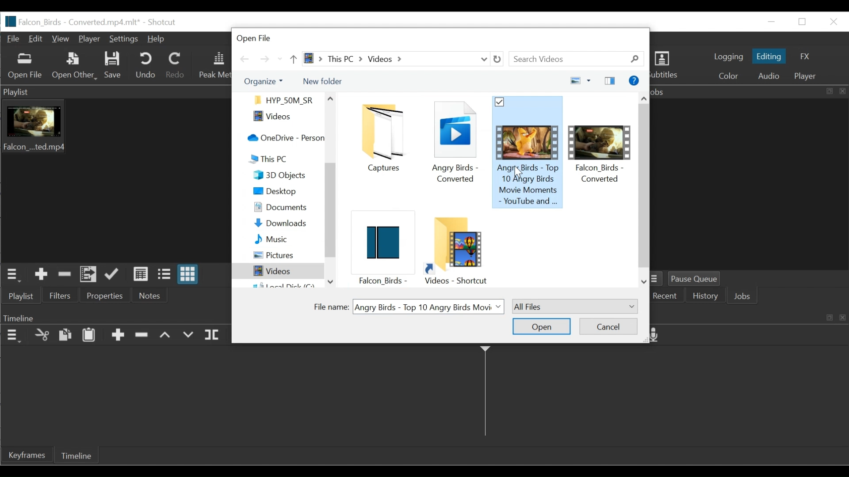 The image size is (849, 477). I want to click on Notes, so click(149, 295).